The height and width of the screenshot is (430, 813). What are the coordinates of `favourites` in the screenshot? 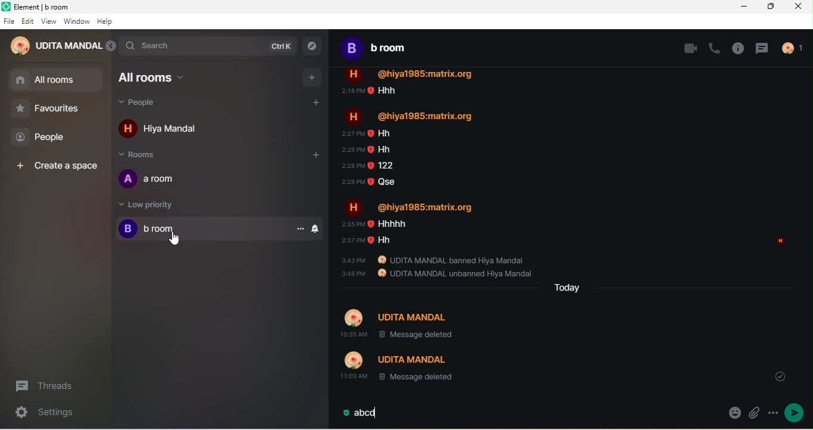 It's located at (49, 111).